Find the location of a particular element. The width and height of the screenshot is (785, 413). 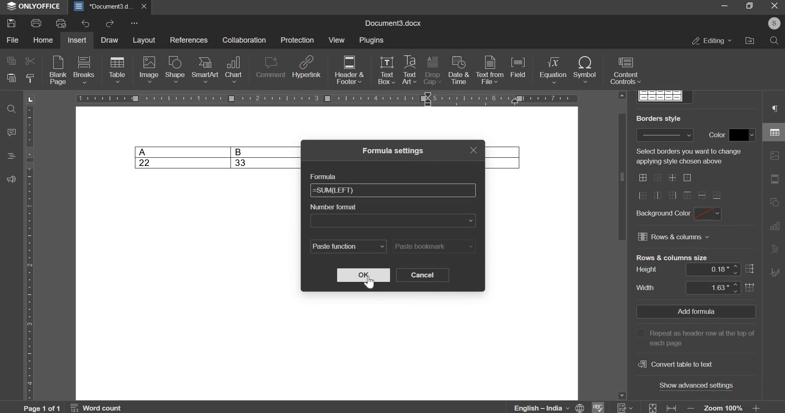

chart is located at coordinates (234, 68).